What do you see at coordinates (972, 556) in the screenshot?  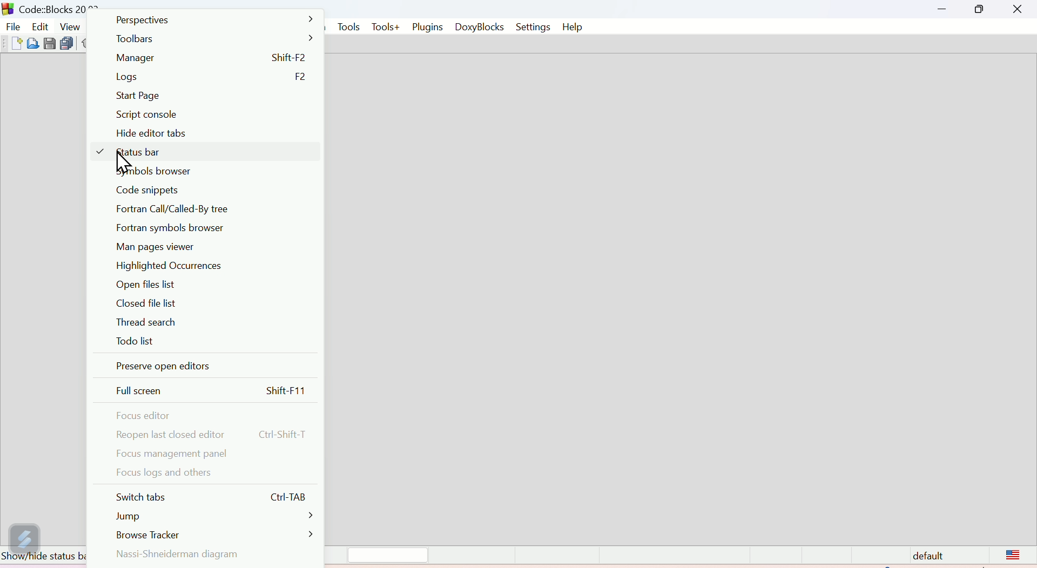 I see `Default` at bounding box center [972, 556].